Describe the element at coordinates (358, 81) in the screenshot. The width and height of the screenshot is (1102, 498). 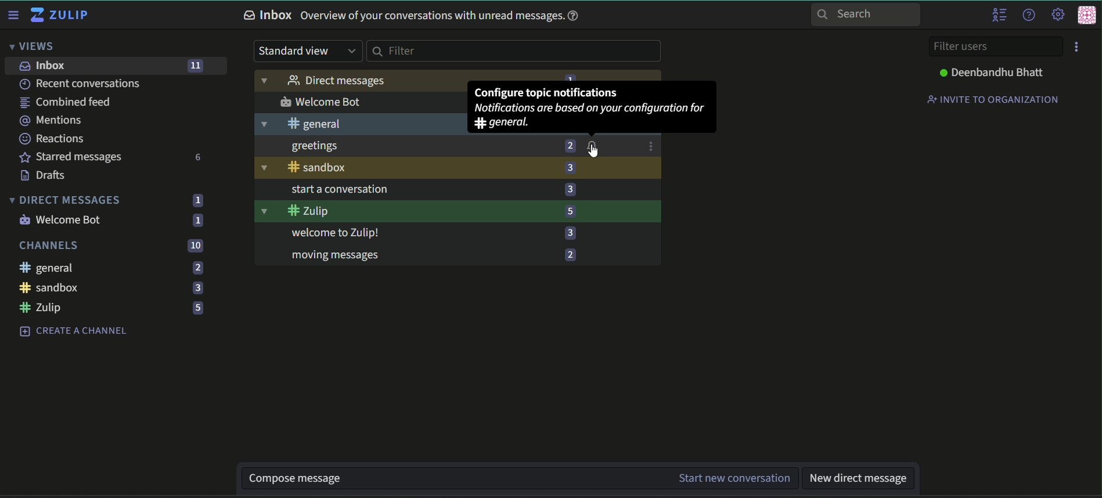
I see `Direct messages` at that location.